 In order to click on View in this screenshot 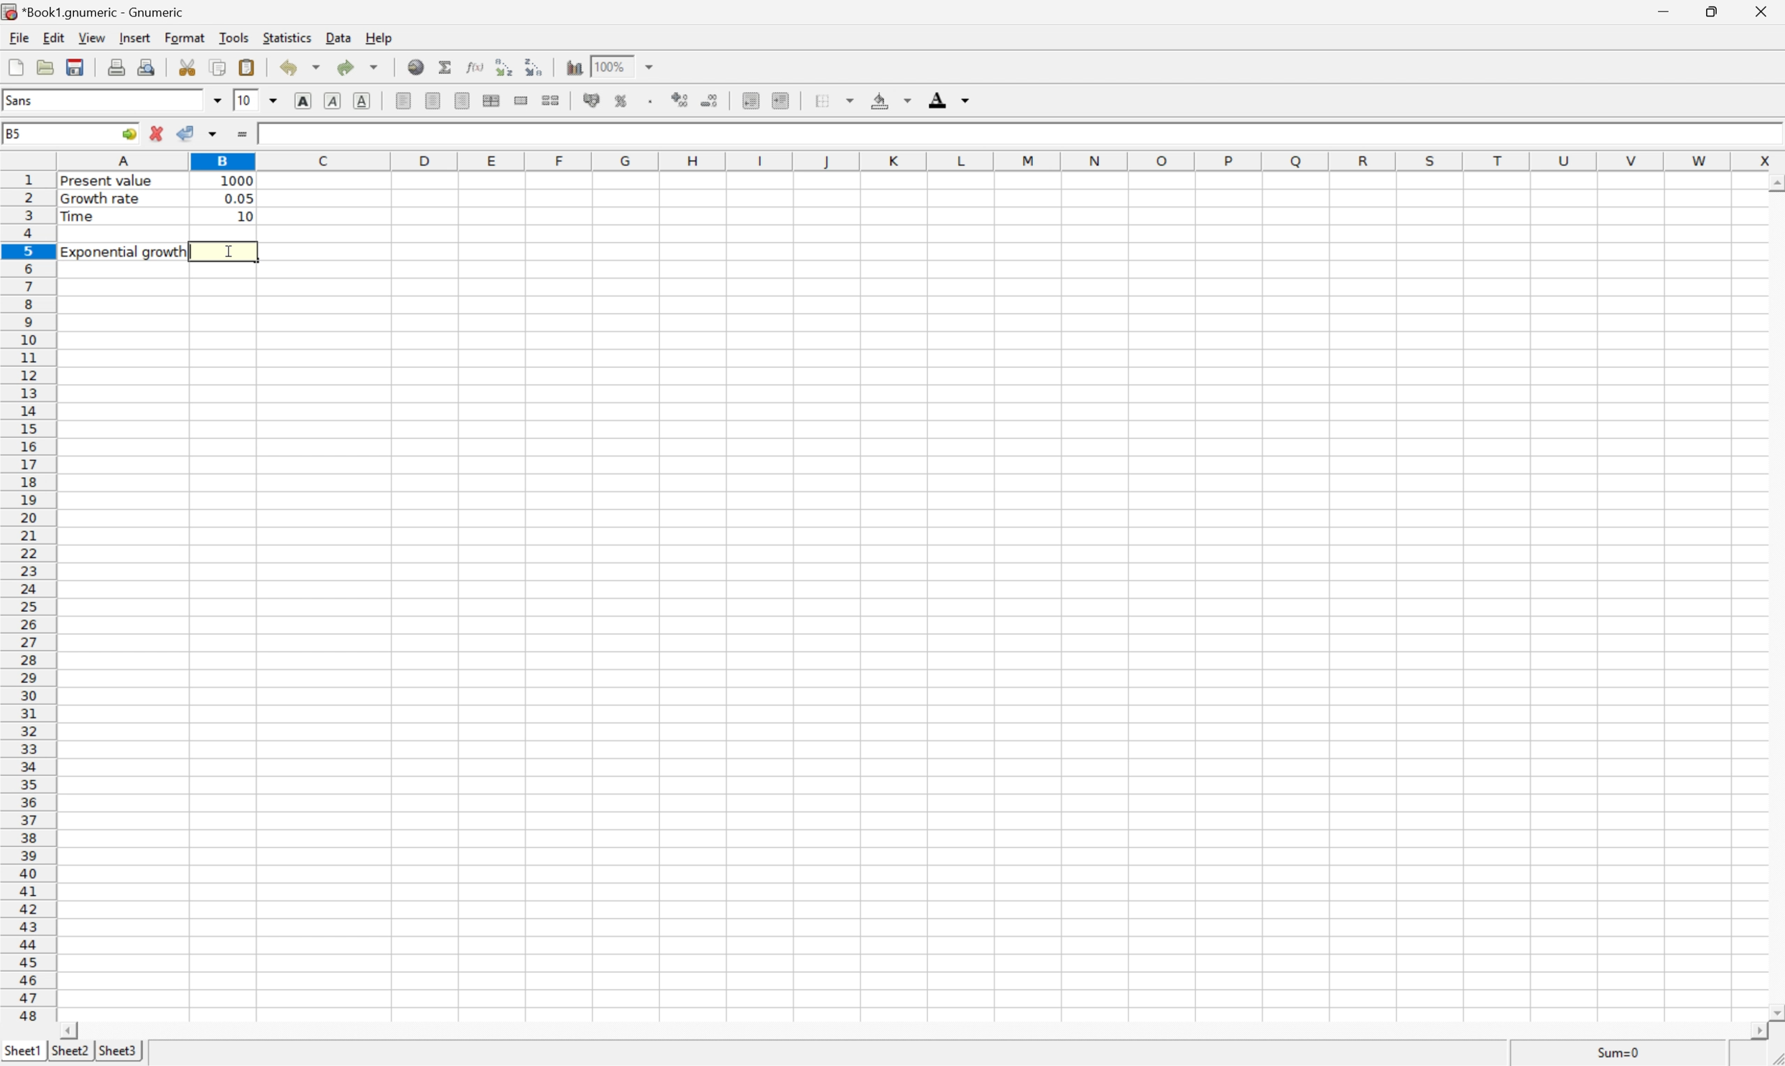, I will do `click(93, 37)`.